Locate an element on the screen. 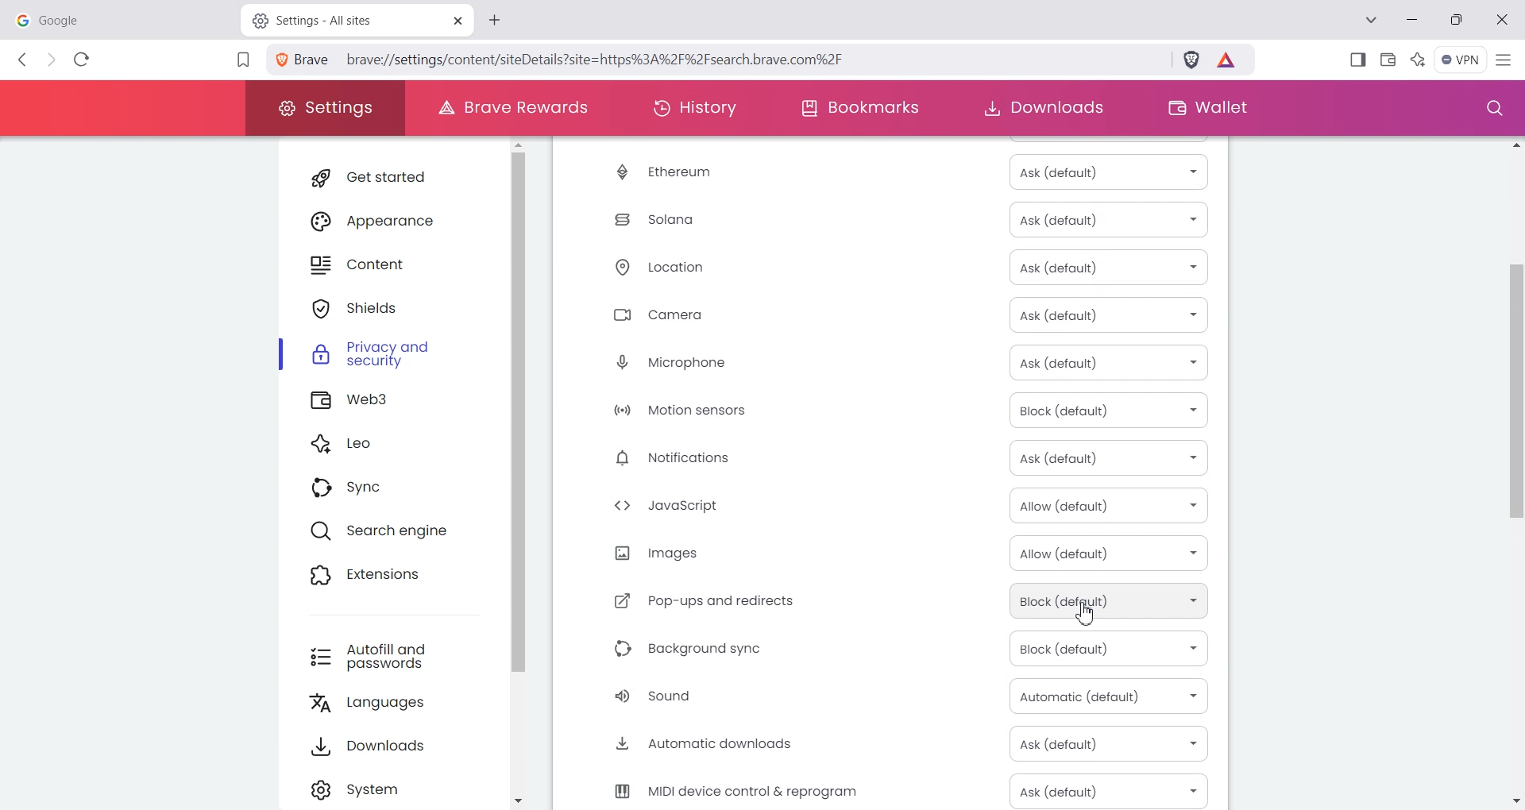  Search window is located at coordinates (1491, 109).